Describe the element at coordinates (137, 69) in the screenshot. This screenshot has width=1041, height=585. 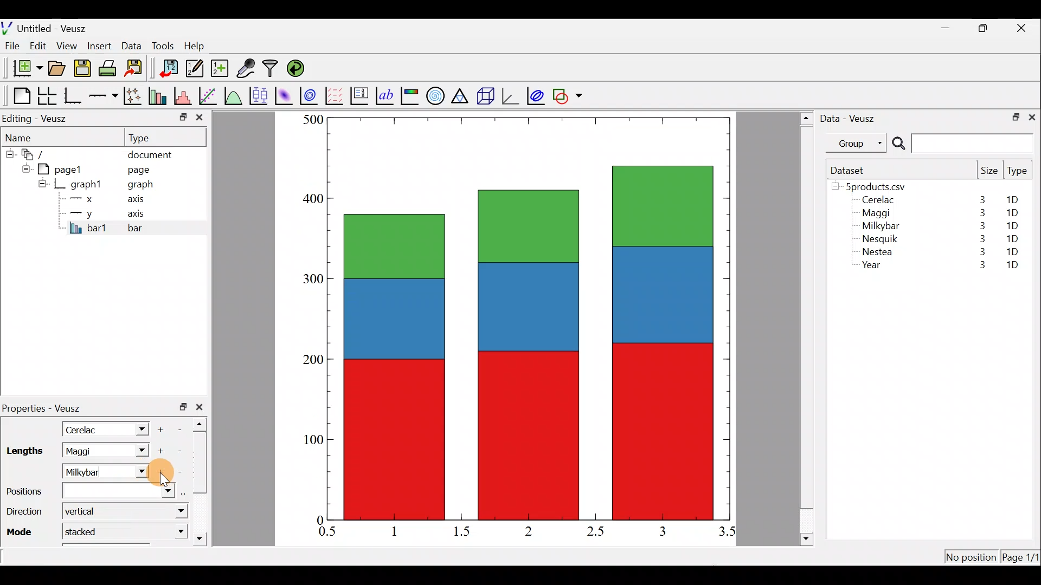
I see `Export to graphics format` at that location.